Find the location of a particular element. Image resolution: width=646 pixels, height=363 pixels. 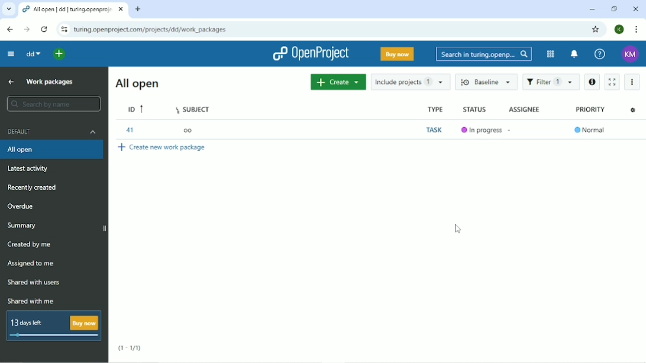

Search by name is located at coordinates (56, 104).